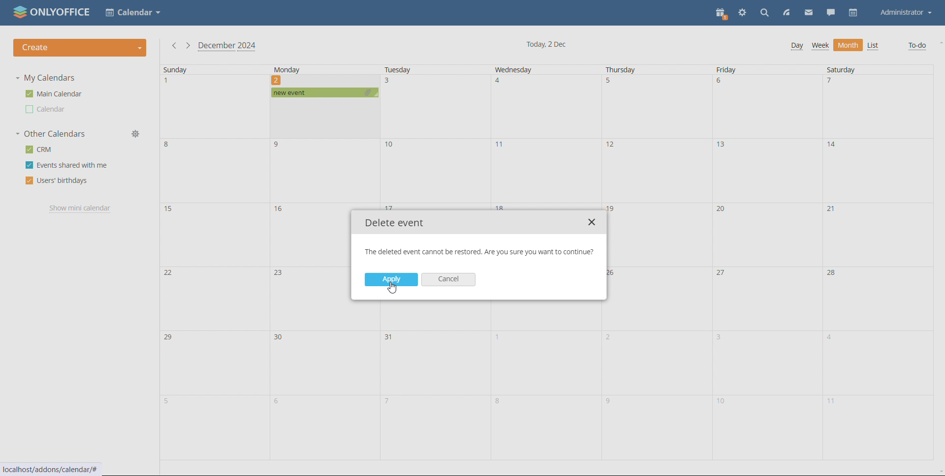  Describe the element at coordinates (56, 180) in the screenshot. I see `users' birthdays` at that location.